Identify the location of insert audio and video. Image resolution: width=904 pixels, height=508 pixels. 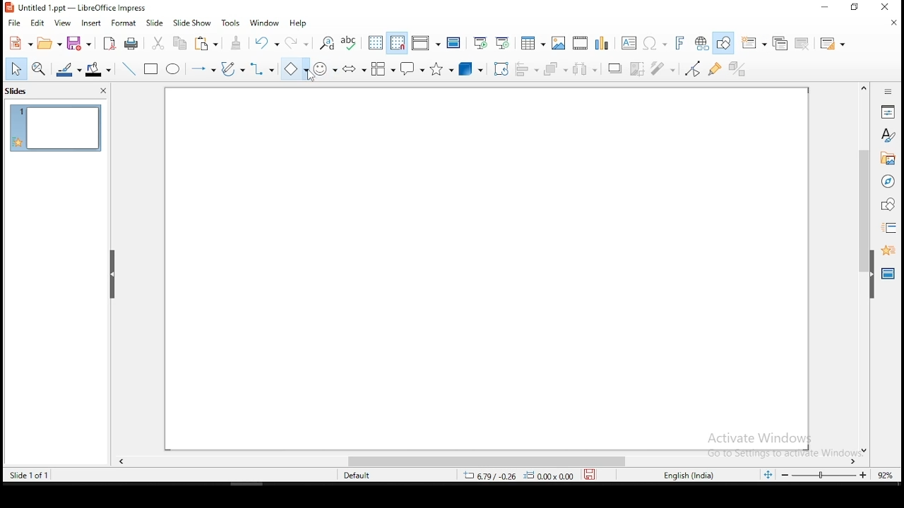
(580, 42).